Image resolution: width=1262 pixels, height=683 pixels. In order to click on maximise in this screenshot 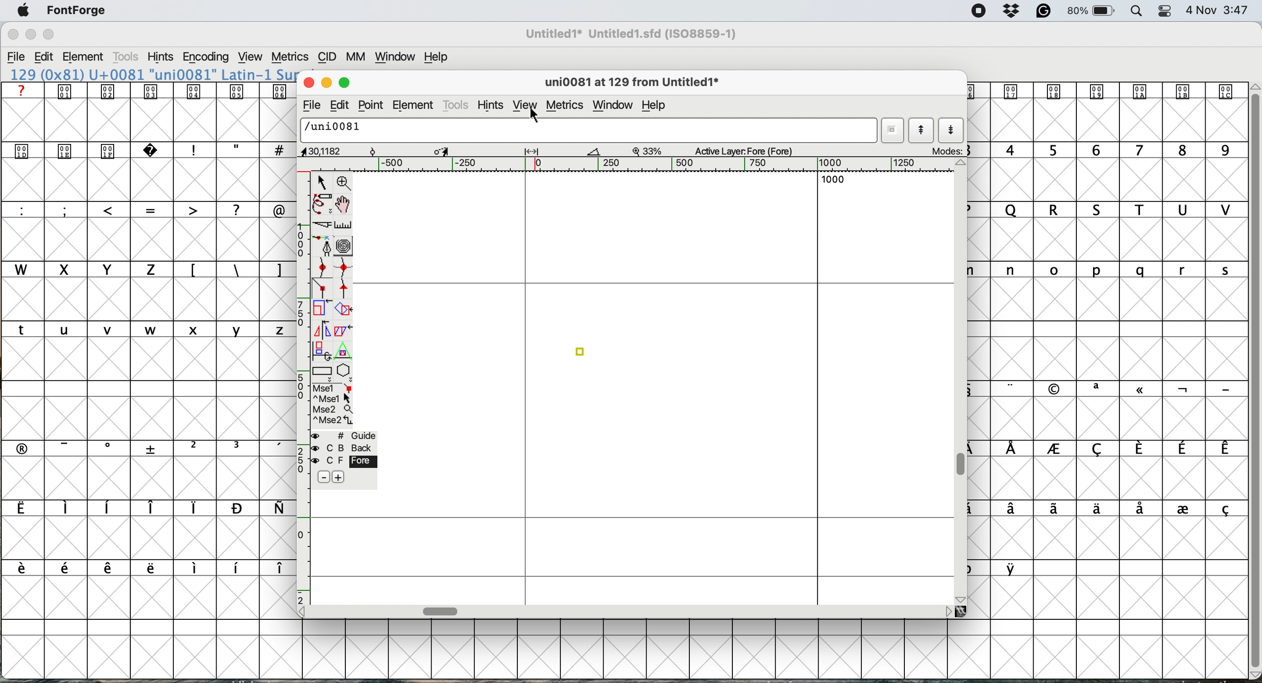, I will do `click(344, 83)`.